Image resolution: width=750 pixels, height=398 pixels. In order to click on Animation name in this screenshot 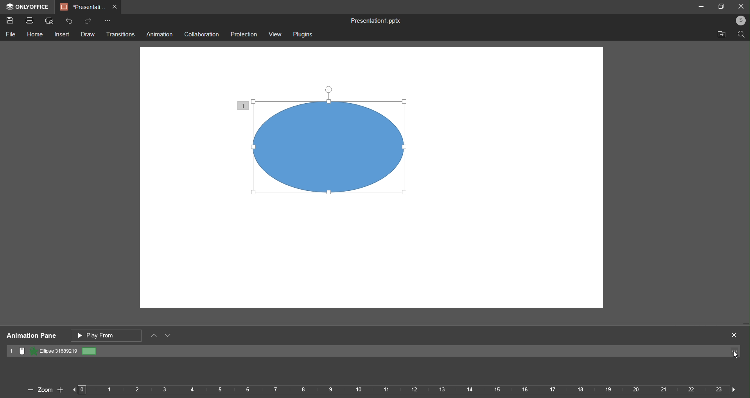, I will do `click(53, 351)`.